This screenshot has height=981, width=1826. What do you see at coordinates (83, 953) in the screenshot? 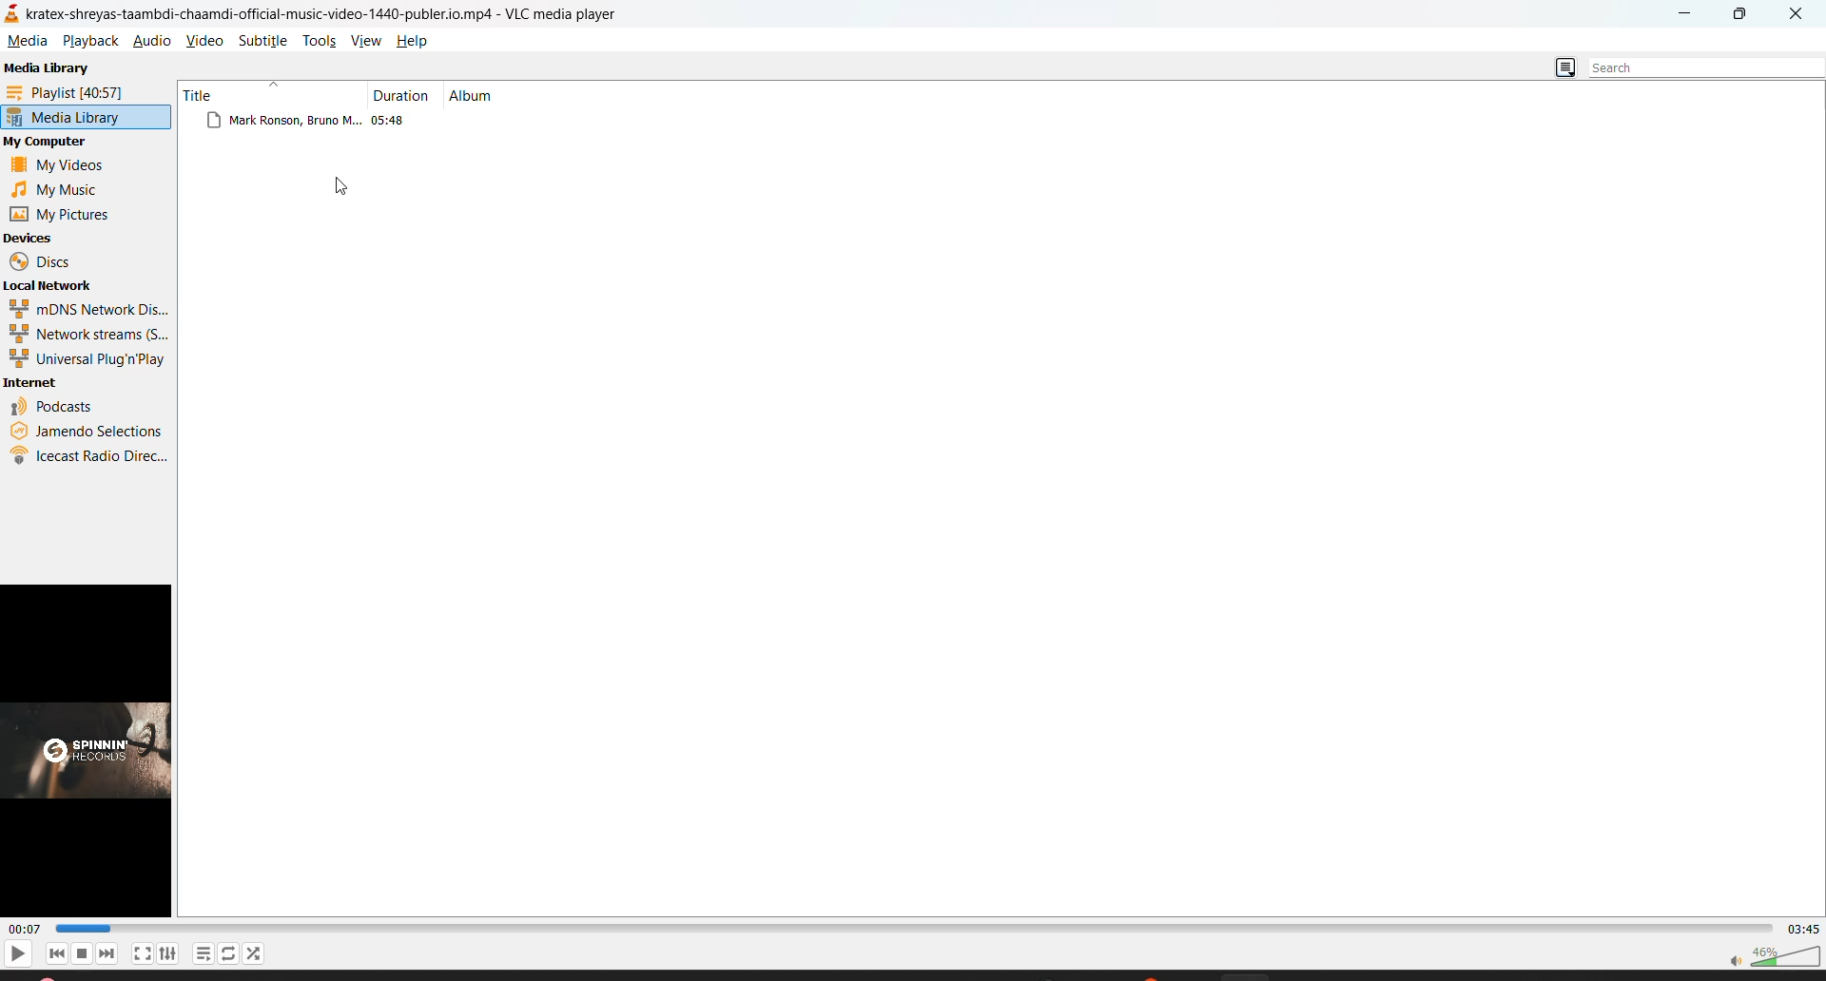
I see `stop` at bounding box center [83, 953].